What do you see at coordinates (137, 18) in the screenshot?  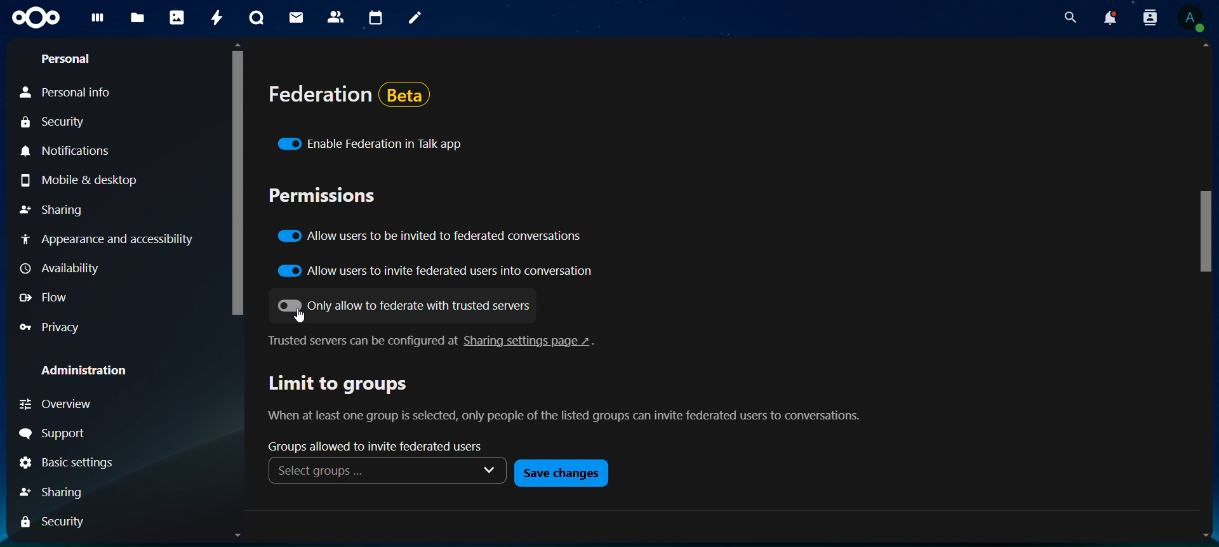 I see `files` at bounding box center [137, 18].